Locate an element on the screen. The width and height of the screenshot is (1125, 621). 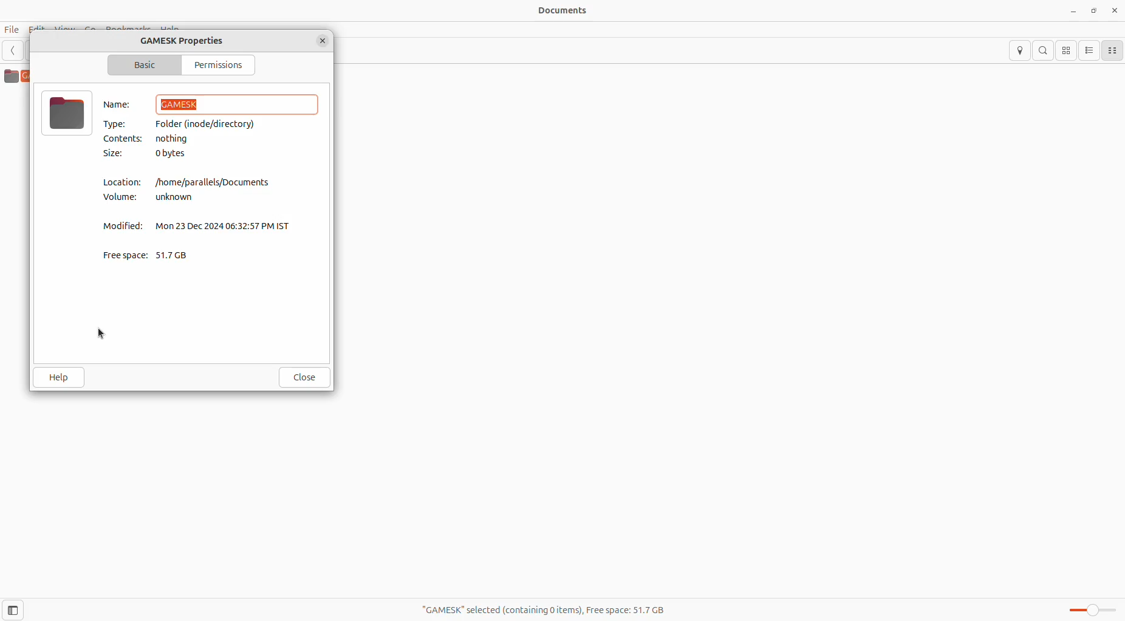
GAMESK properties is located at coordinates (190, 42).